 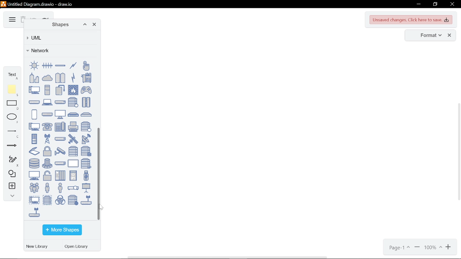 I want to click on UPS small, so click(x=73, y=175).